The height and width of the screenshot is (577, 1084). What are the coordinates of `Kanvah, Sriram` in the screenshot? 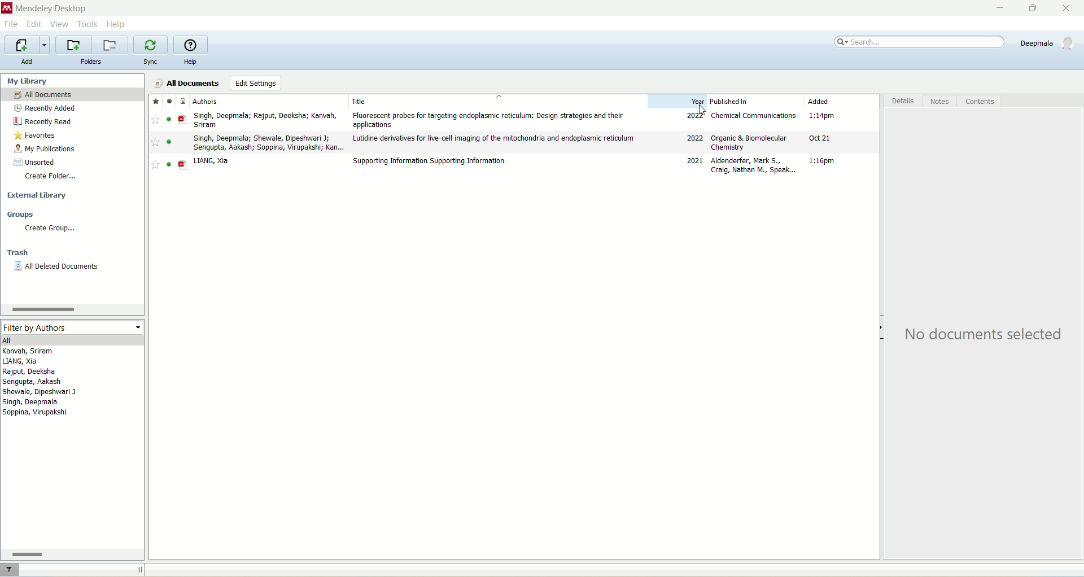 It's located at (33, 351).